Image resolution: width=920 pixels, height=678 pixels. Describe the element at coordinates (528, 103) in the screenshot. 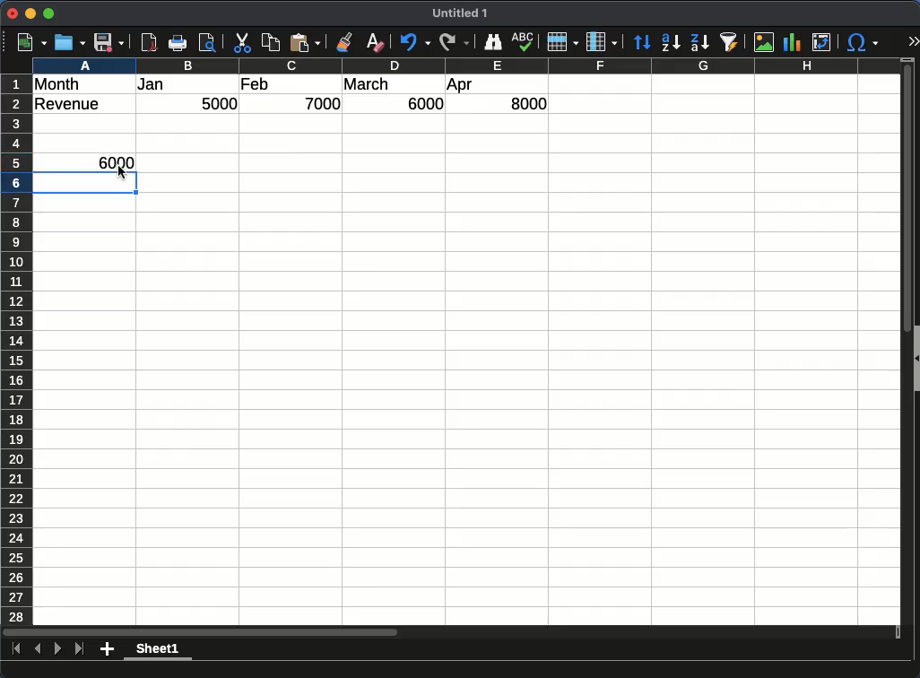

I see `8000` at that location.